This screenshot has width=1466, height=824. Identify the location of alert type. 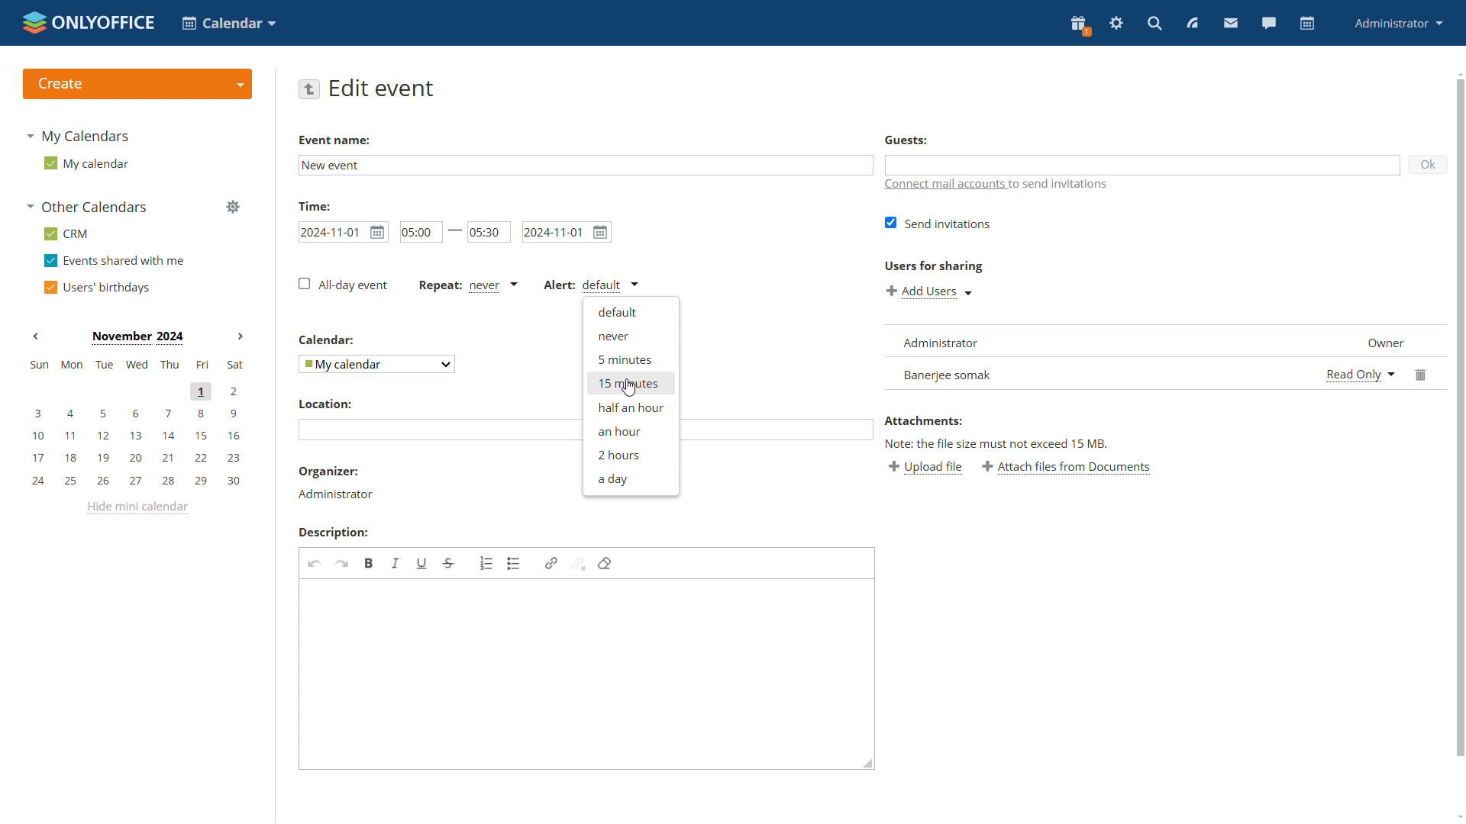
(593, 285).